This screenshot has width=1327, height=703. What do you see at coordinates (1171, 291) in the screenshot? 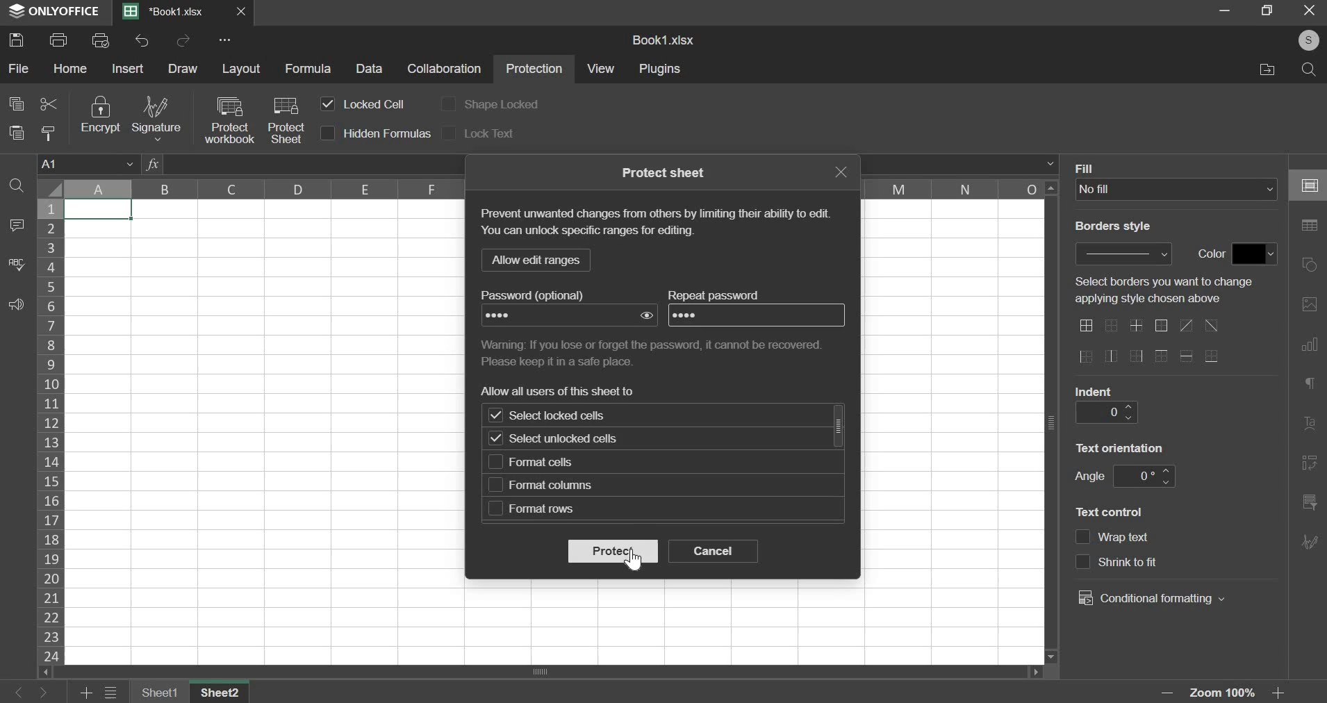
I see `text` at bounding box center [1171, 291].